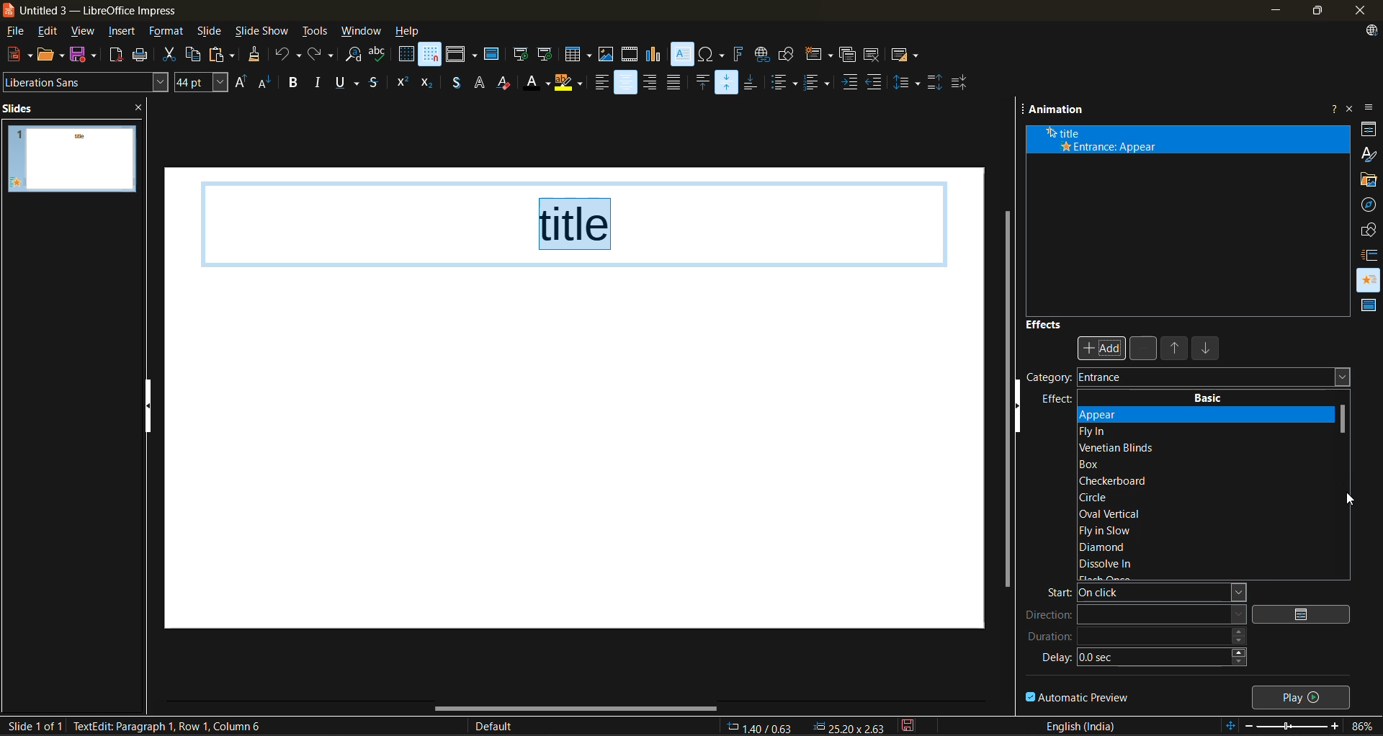  Describe the element at coordinates (1333, 106) in the screenshot. I see `help about this sidebar deck` at that location.